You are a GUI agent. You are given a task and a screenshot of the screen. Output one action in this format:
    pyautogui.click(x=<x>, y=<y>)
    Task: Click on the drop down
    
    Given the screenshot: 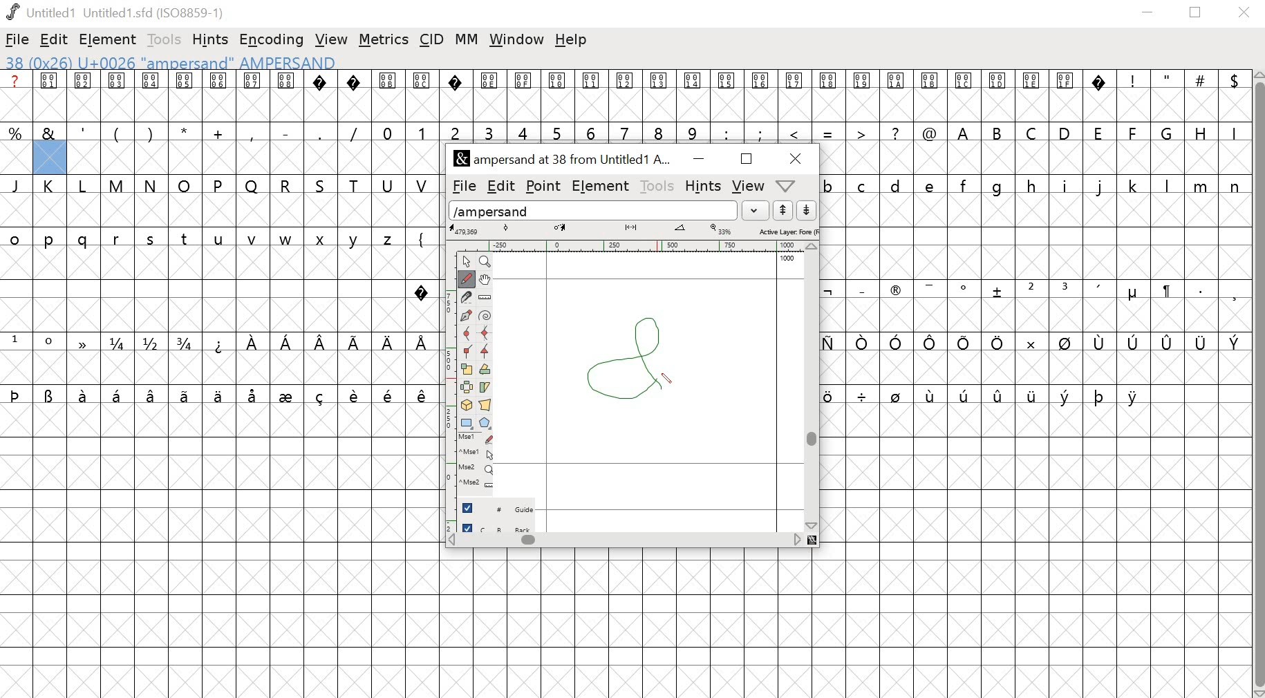 What is the action you would take?
    pyautogui.click(x=758, y=210)
    